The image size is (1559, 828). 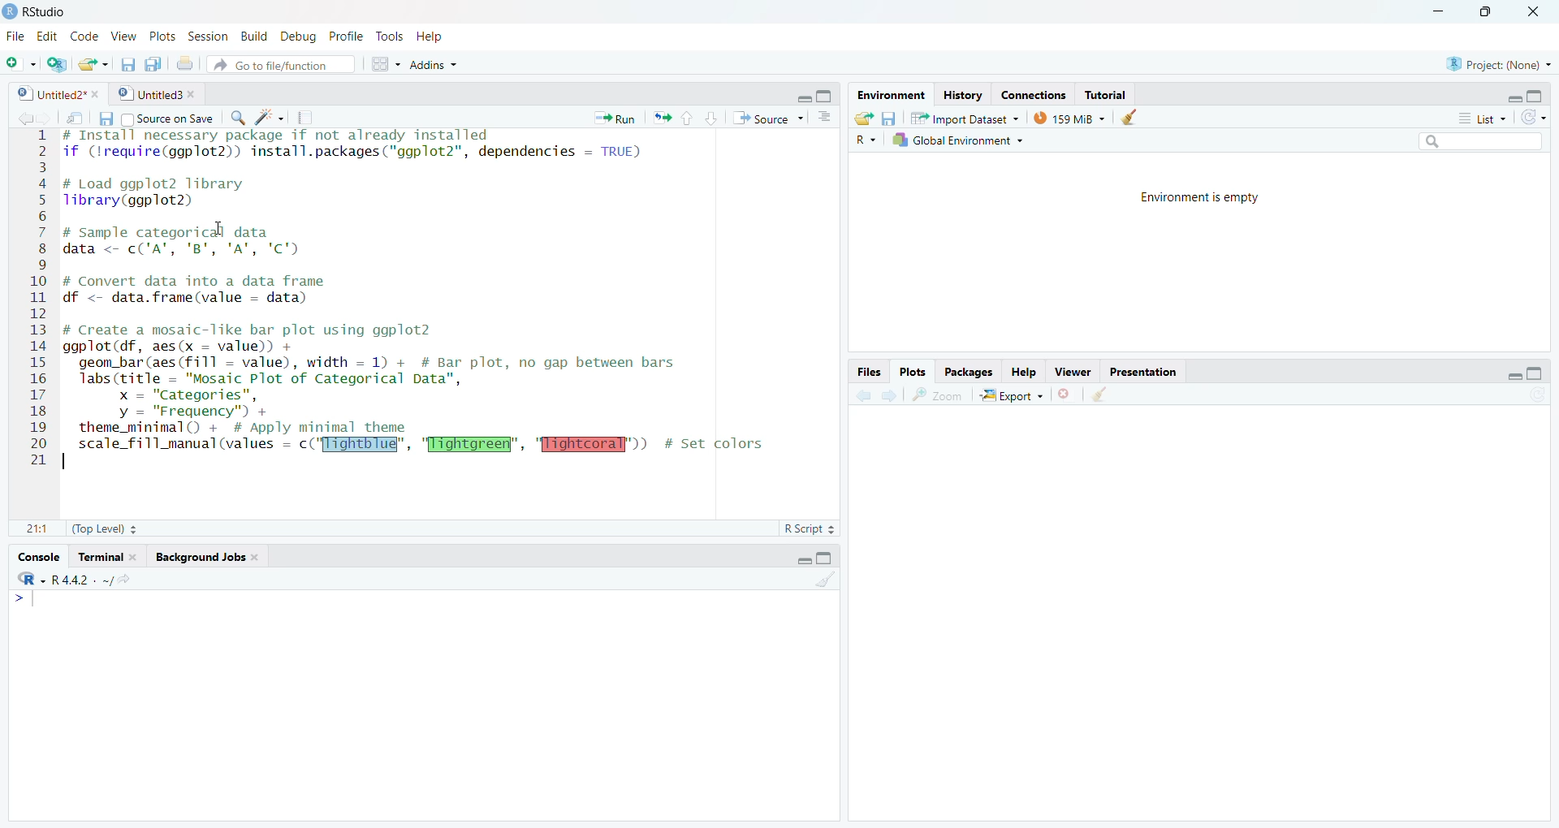 I want to click on Open in new window, so click(x=76, y=118).